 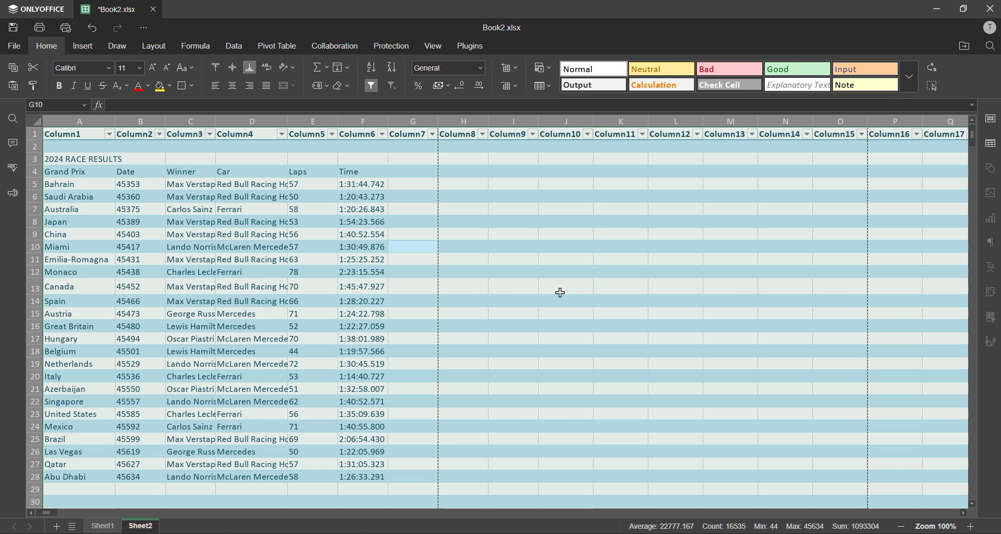 I want to click on signature, so click(x=991, y=340).